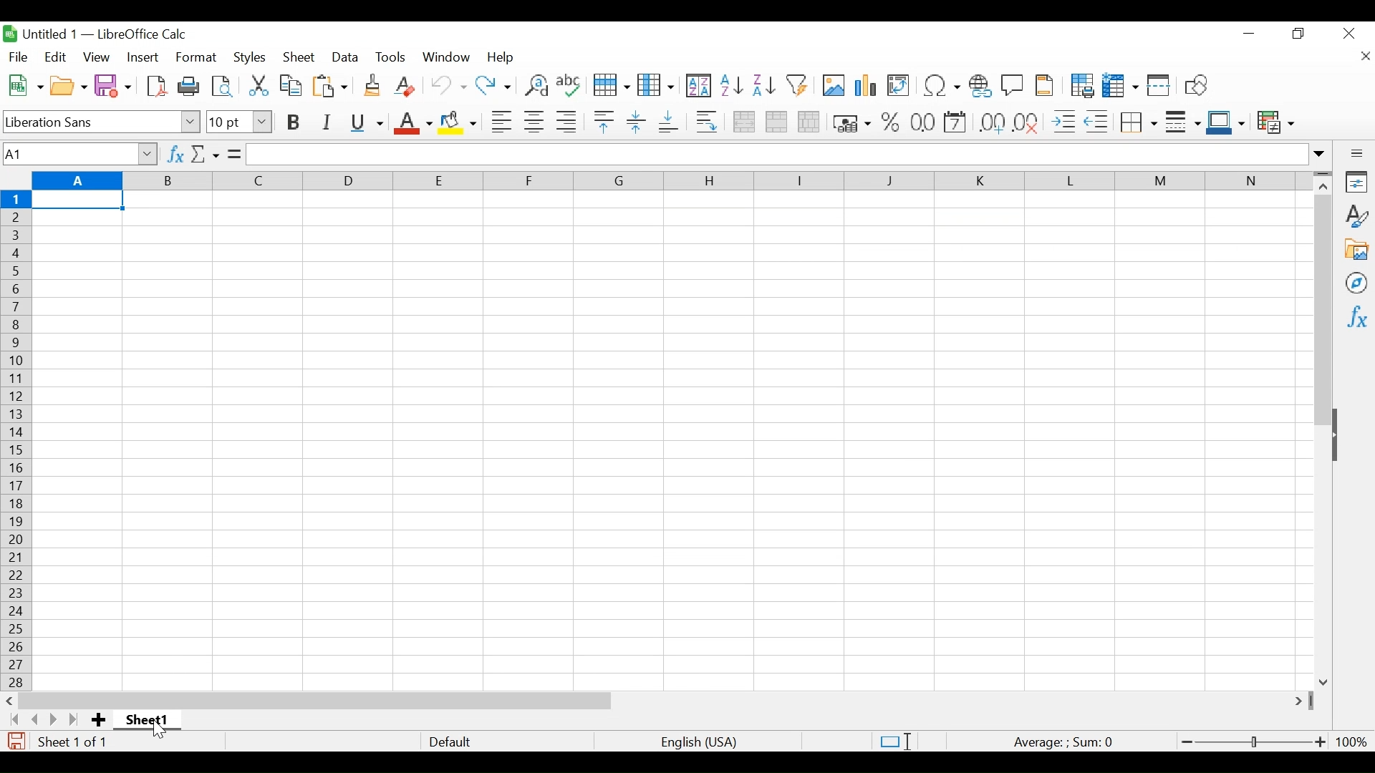 This screenshot has height=773, width=1375. I want to click on Insert, so click(143, 57).